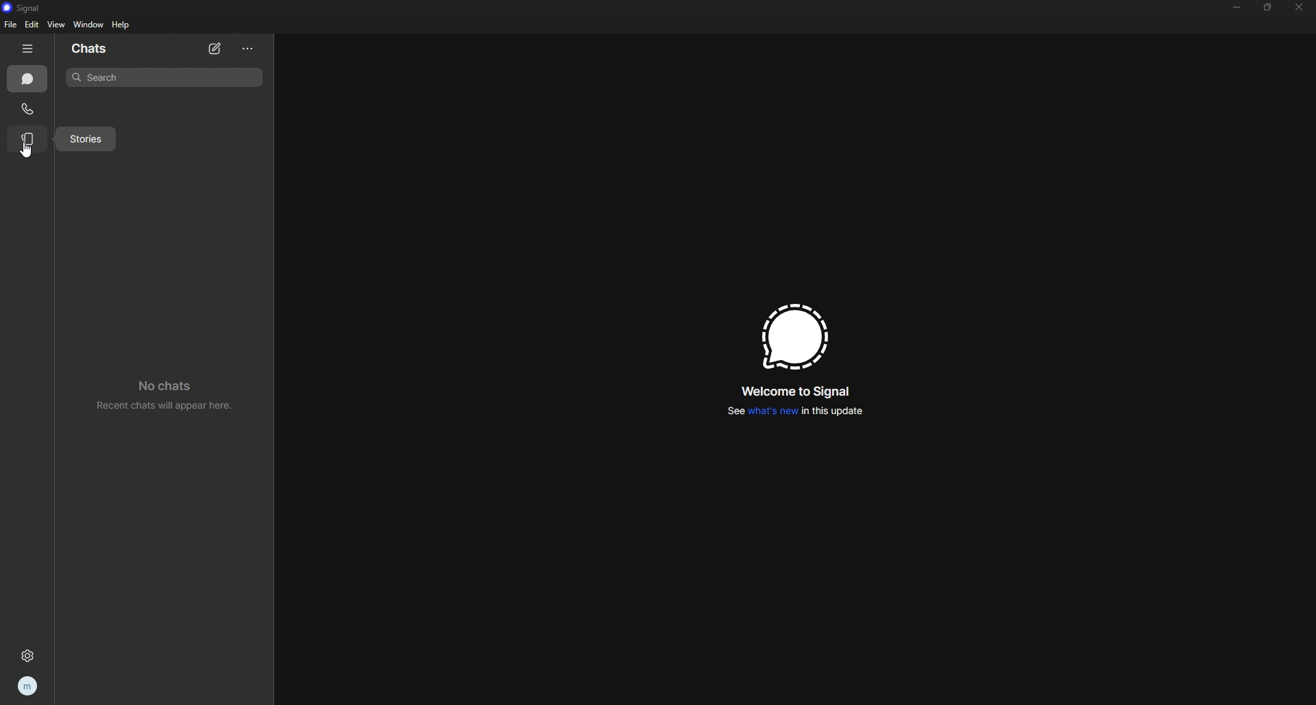 The width and height of the screenshot is (1316, 705). Describe the element at coordinates (12, 24) in the screenshot. I see `file` at that location.